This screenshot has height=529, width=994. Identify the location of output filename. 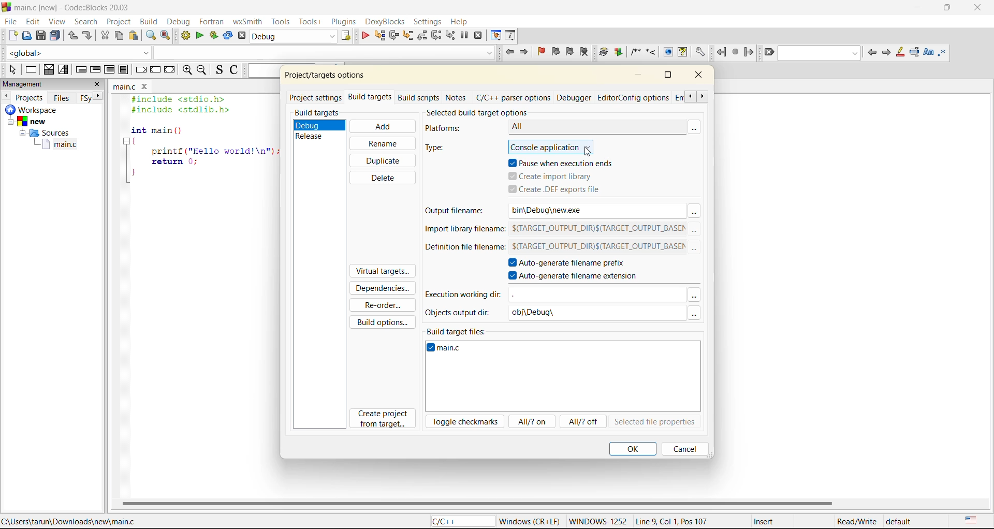
(456, 211).